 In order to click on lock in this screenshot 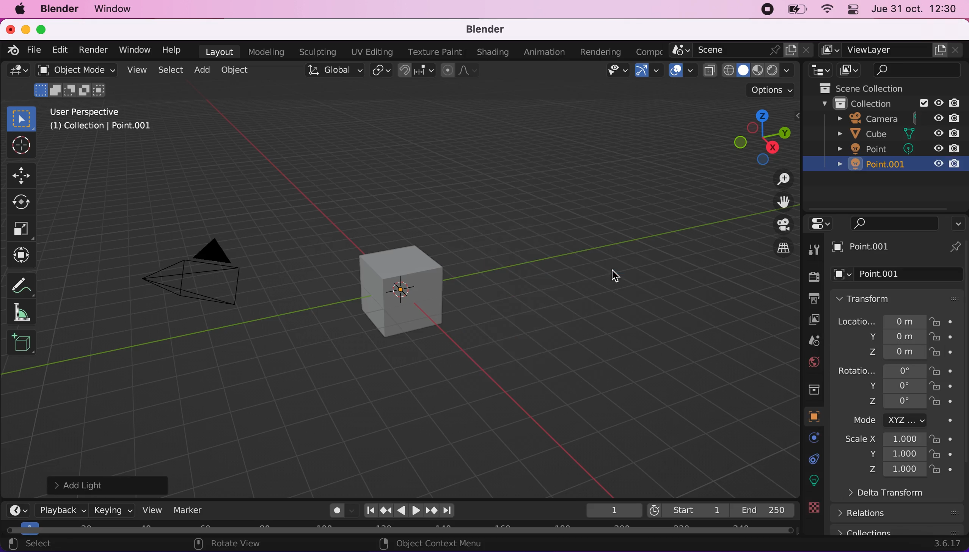, I will do `click(946, 353)`.